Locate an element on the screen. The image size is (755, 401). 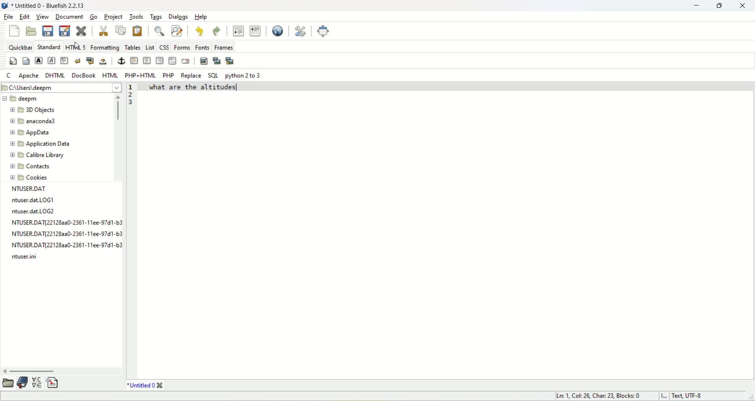
DocBook is located at coordinates (84, 76).